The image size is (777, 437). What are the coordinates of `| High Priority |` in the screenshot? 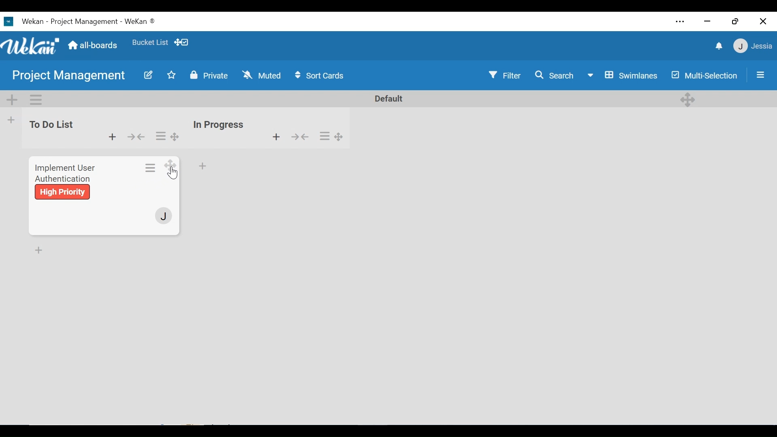 It's located at (63, 192).